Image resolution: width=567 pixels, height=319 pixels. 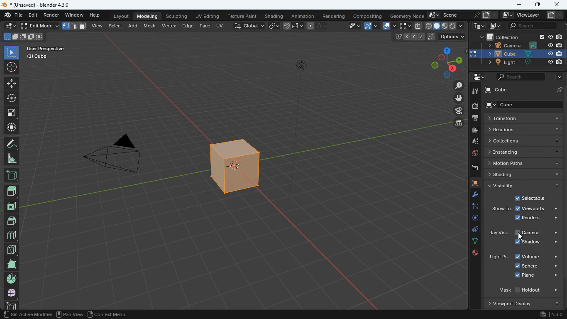 I want to click on ray vision, so click(x=499, y=233).